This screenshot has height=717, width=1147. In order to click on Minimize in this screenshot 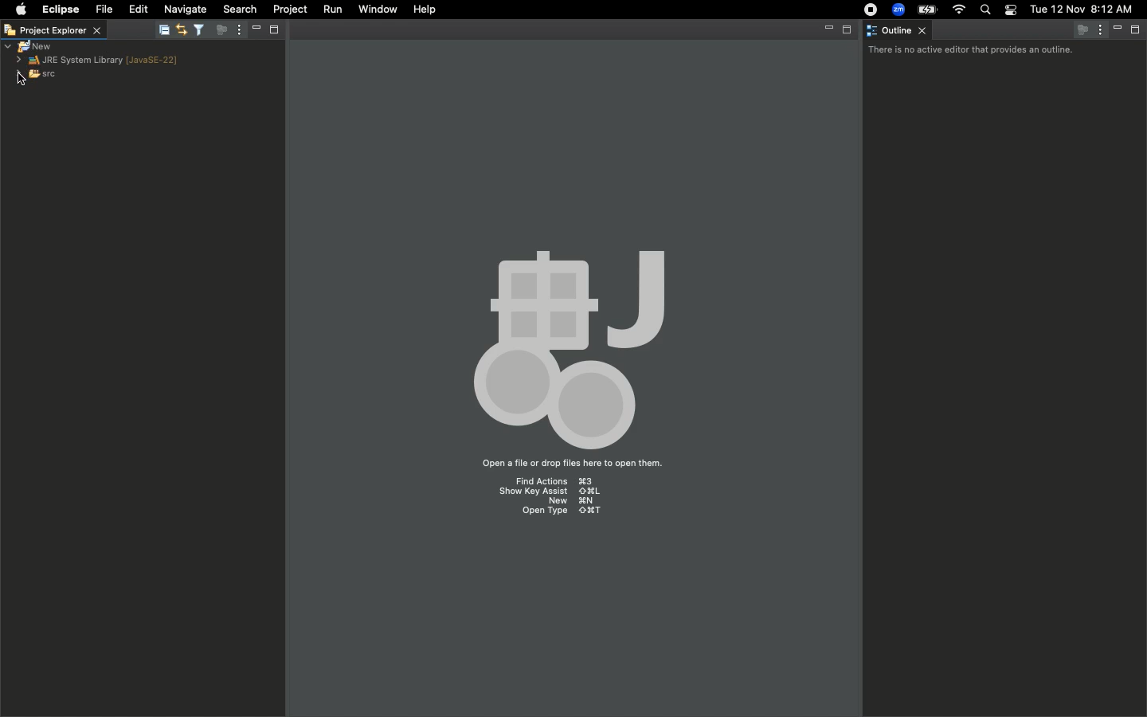, I will do `click(826, 29)`.